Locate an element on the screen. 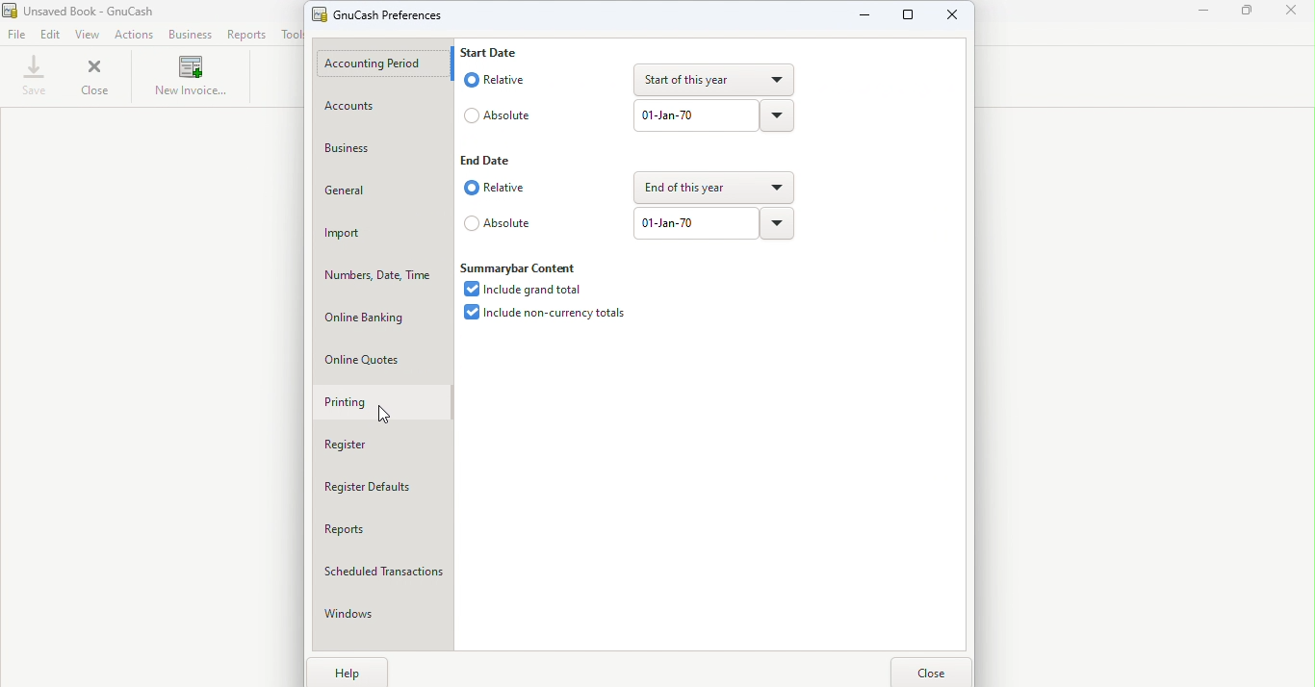  01-jan-70 is located at coordinates (697, 223).